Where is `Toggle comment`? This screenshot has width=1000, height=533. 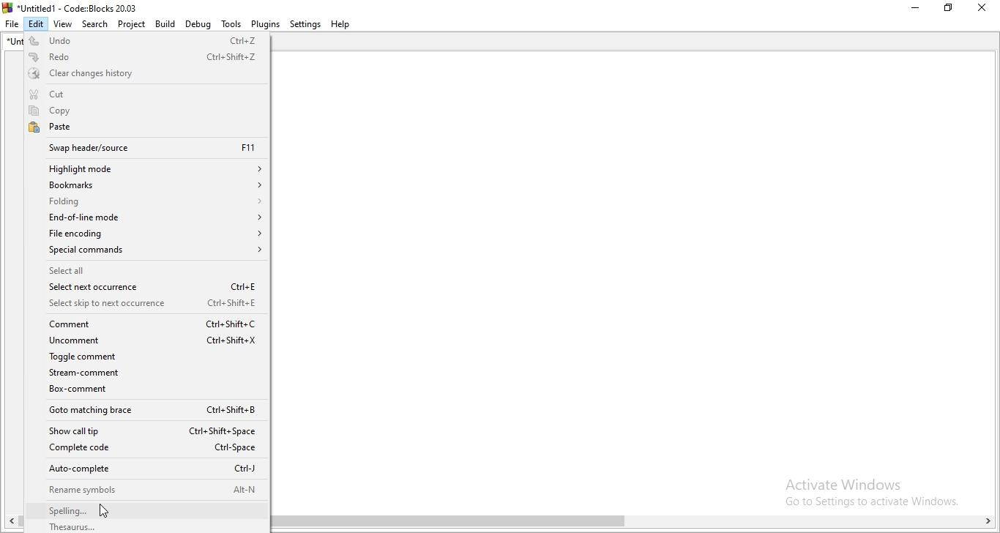 Toggle comment is located at coordinates (149, 358).